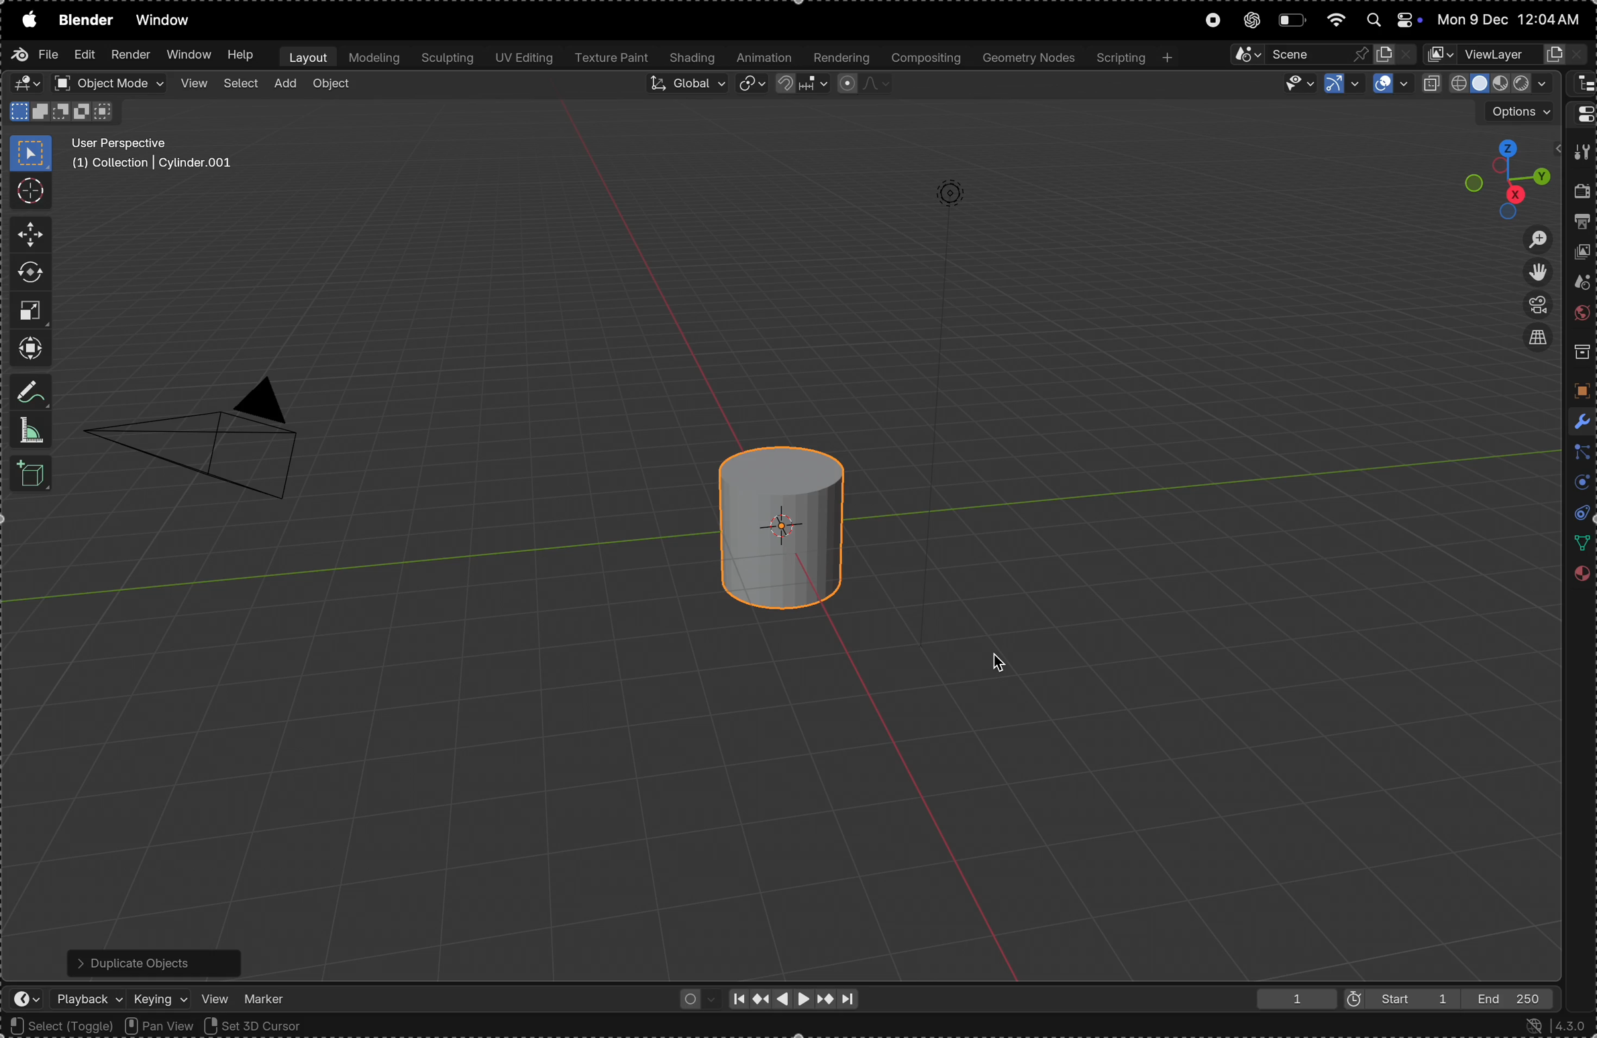 This screenshot has width=1597, height=1038. Describe the element at coordinates (1291, 998) in the screenshot. I see `1` at that location.